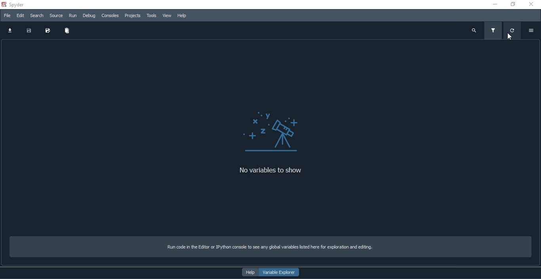 This screenshot has height=279, width=541. What do you see at coordinates (513, 4) in the screenshot?
I see `restore` at bounding box center [513, 4].